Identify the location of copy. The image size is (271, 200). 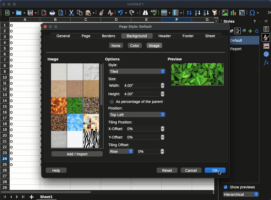
(80, 12).